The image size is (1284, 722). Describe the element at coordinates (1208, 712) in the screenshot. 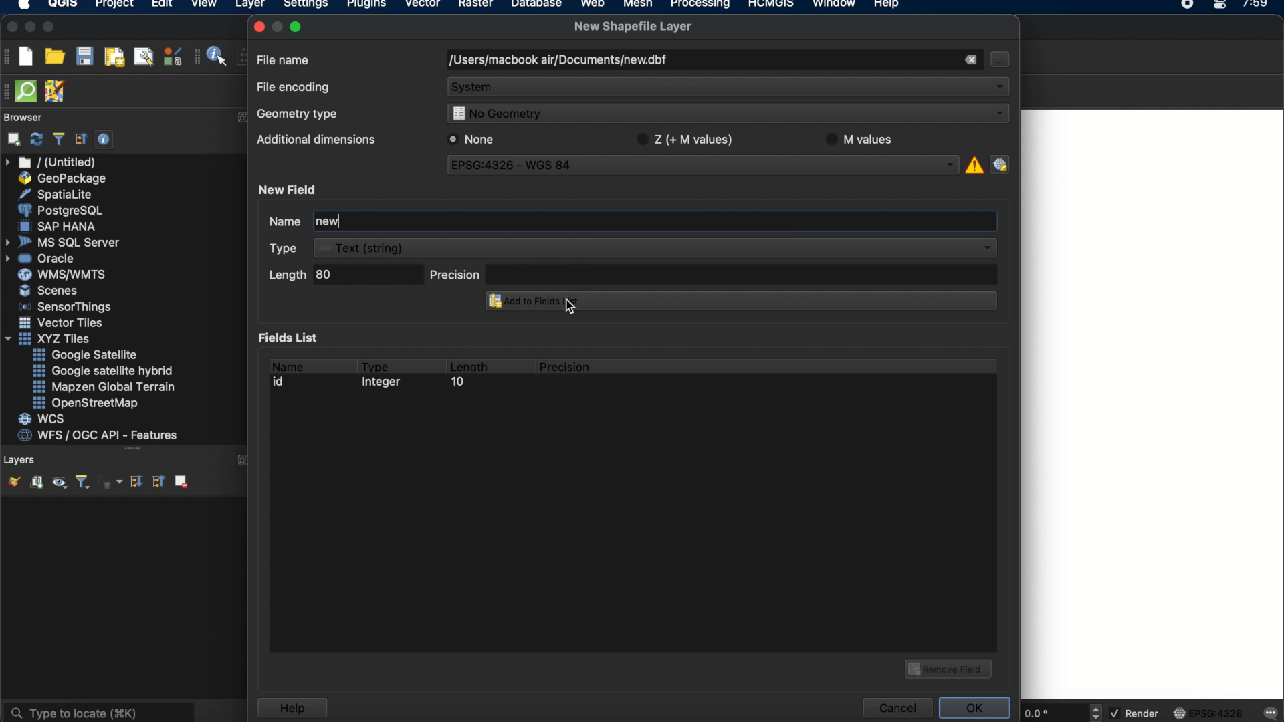

I see `current crs` at that location.